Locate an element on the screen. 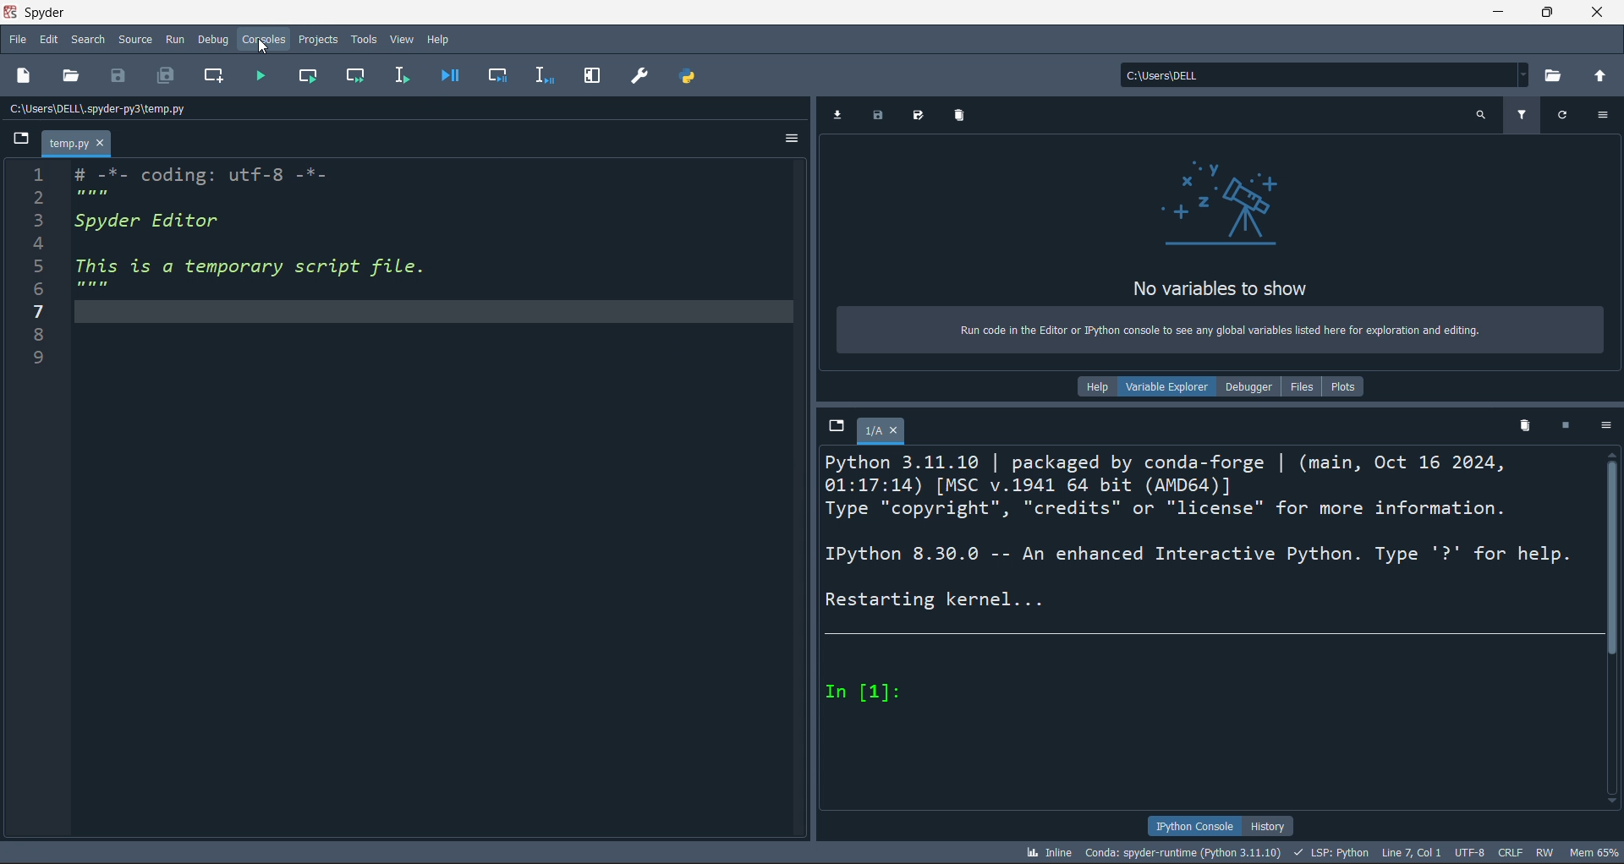 This screenshot has width=1624, height=864. preferences is located at coordinates (643, 77).